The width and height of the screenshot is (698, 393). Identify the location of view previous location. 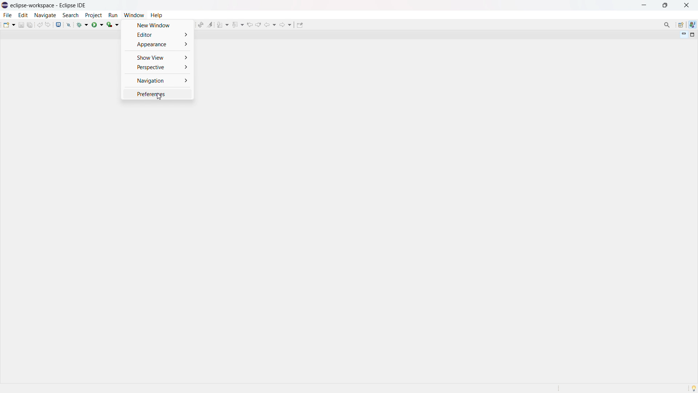
(250, 24).